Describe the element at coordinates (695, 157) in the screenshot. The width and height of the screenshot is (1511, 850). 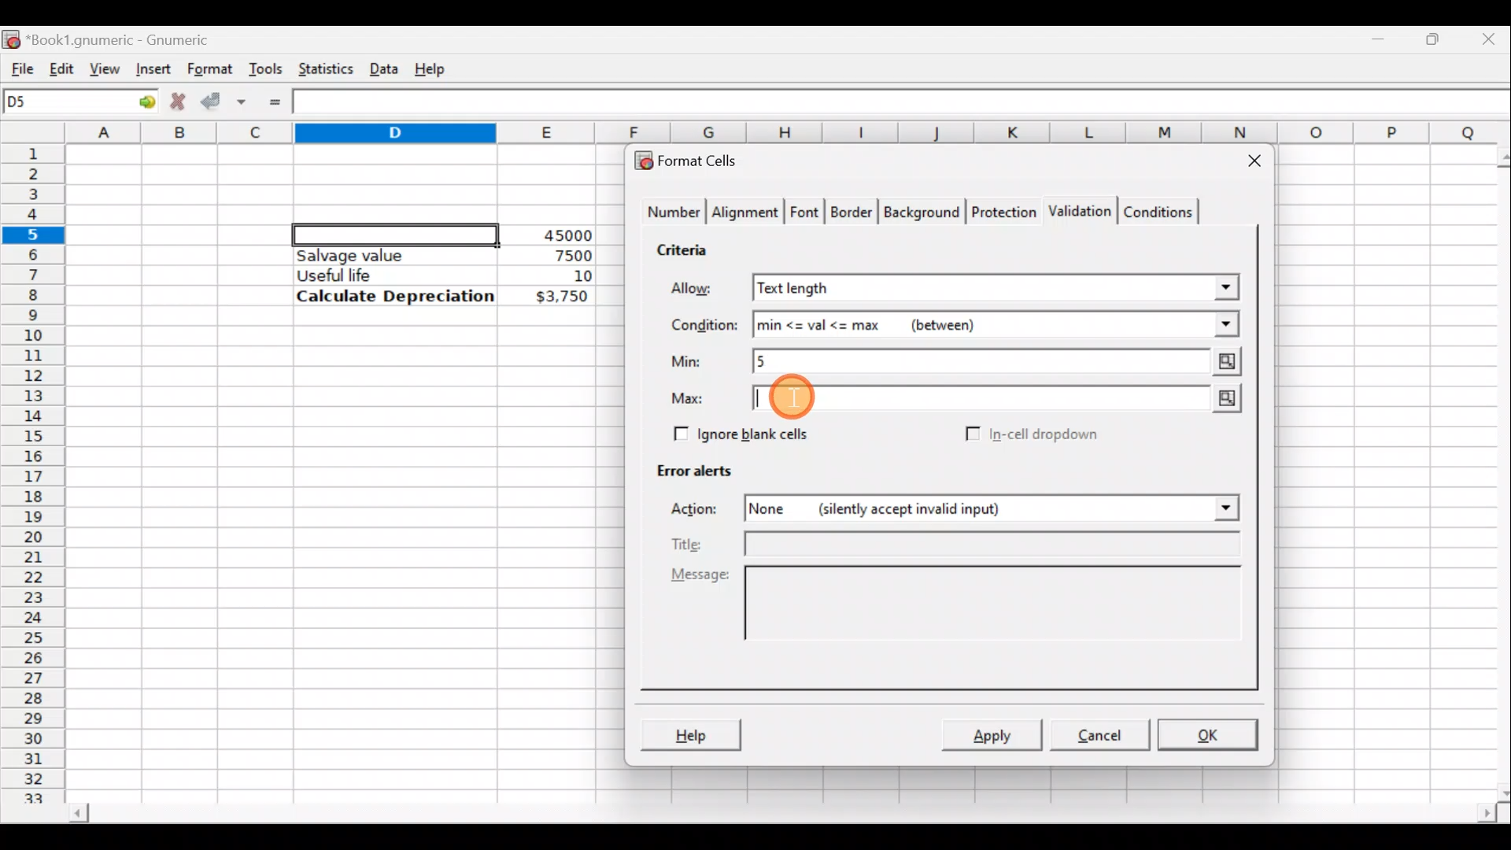
I see `Format cells` at that location.